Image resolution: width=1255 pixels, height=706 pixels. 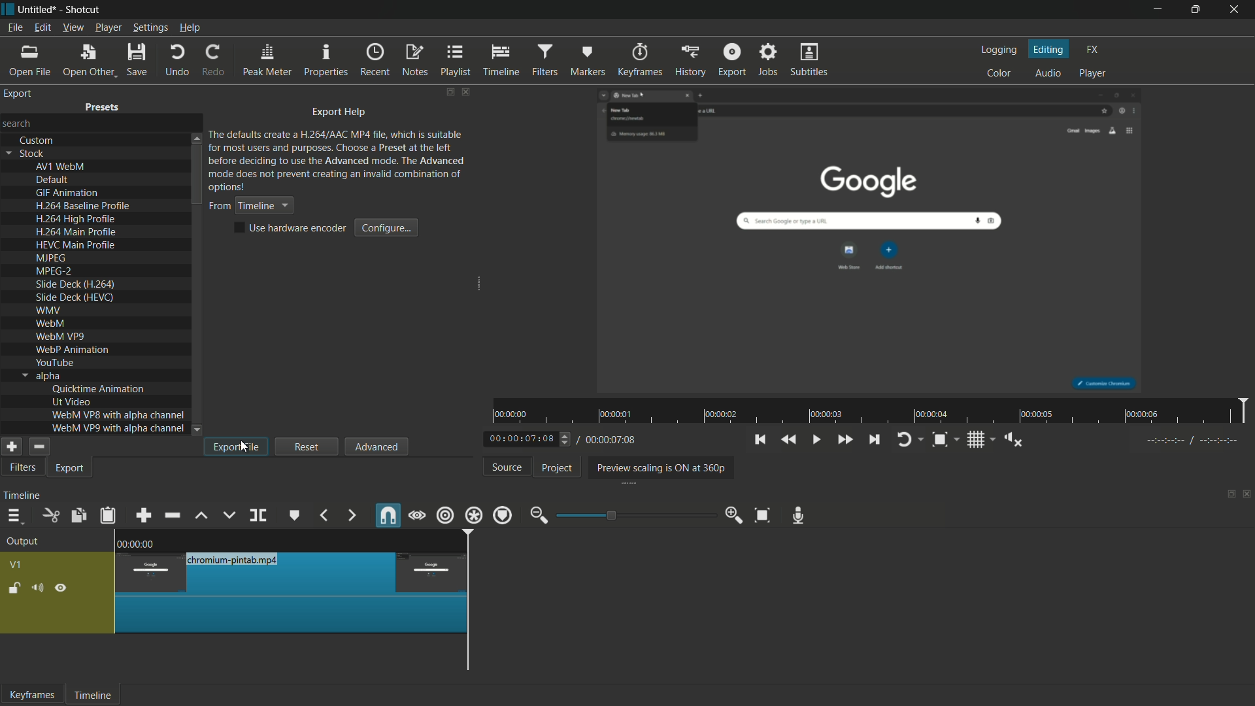 What do you see at coordinates (174, 515) in the screenshot?
I see `ripple delete` at bounding box center [174, 515].